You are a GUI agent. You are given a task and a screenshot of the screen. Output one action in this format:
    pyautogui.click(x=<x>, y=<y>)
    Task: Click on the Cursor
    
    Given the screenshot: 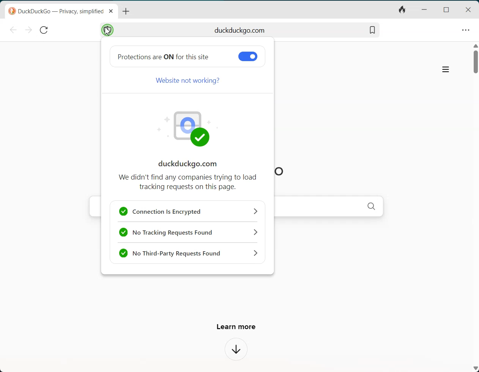 What is the action you would take?
    pyautogui.click(x=106, y=30)
    